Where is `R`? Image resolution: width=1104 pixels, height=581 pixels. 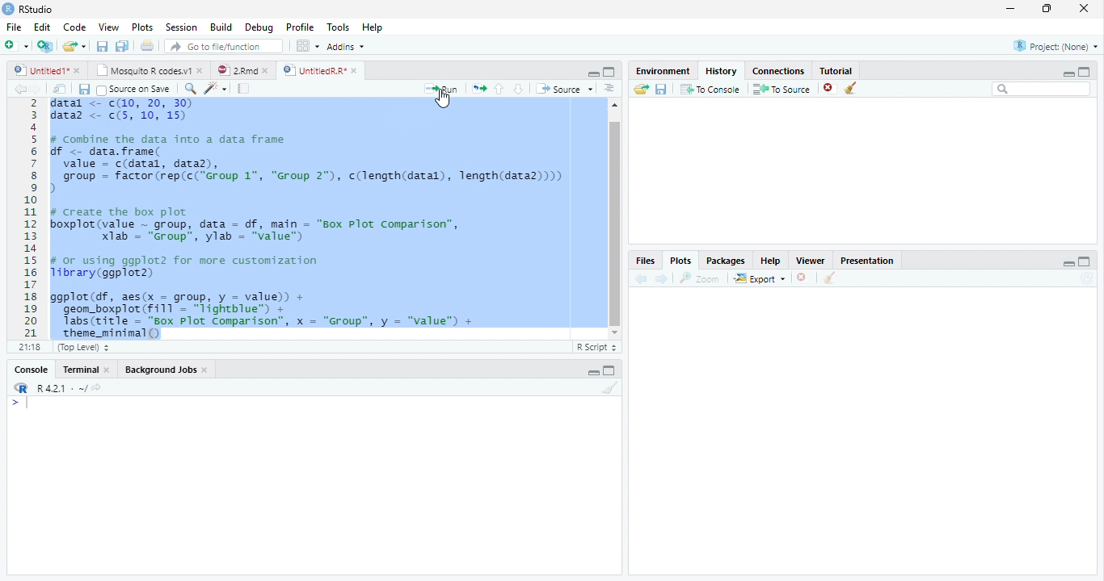
R is located at coordinates (21, 388).